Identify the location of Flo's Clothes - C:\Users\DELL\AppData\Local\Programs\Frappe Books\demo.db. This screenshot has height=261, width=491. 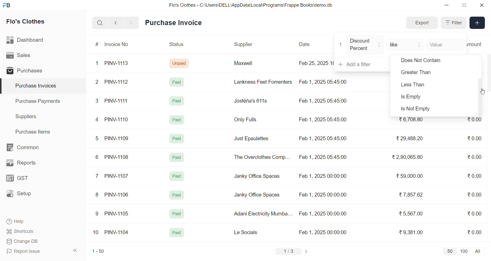
(251, 5).